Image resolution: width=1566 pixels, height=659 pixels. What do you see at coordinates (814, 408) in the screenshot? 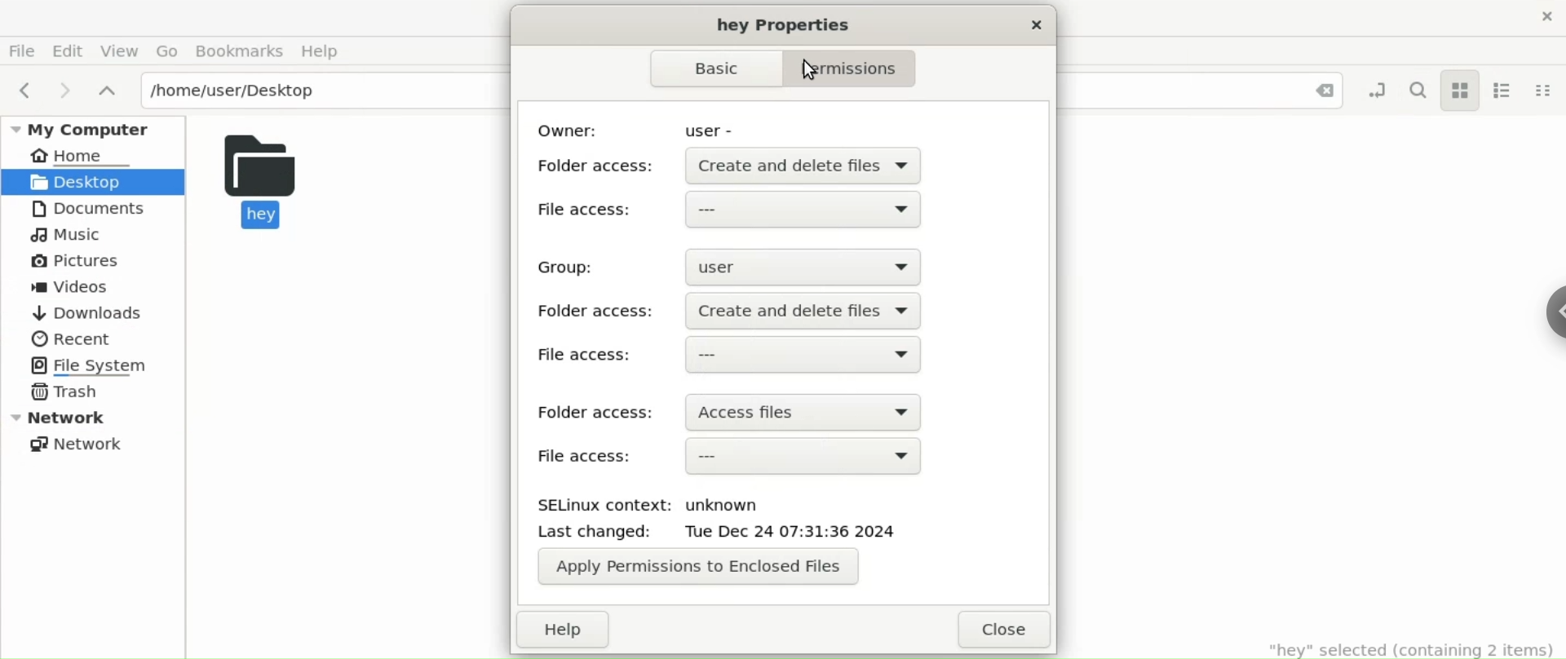
I see `Access files ` at bounding box center [814, 408].